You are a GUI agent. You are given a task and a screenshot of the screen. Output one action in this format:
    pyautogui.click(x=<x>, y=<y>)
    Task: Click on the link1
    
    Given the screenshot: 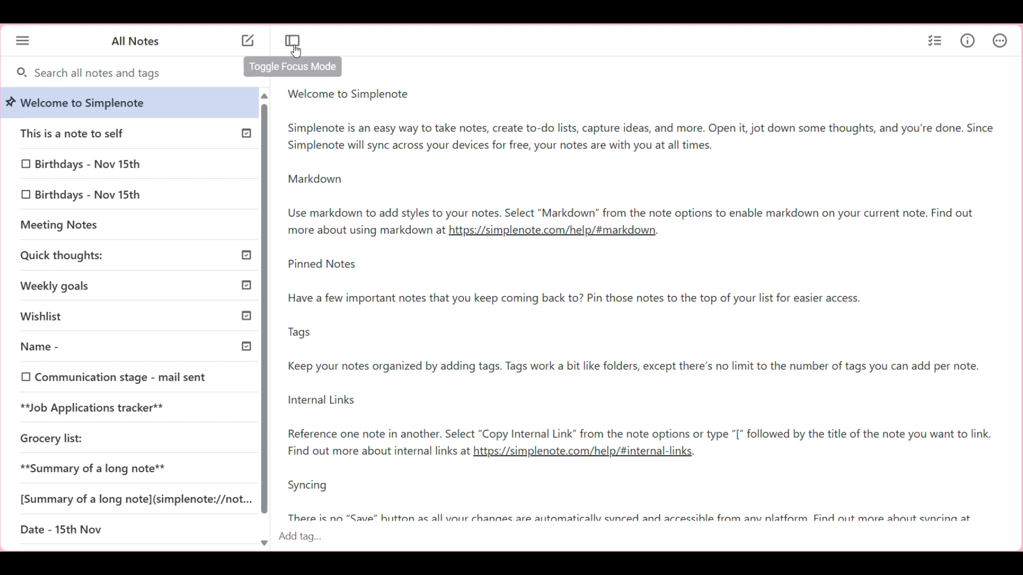 What is the action you would take?
    pyautogui.click(x=554, y=231)
    